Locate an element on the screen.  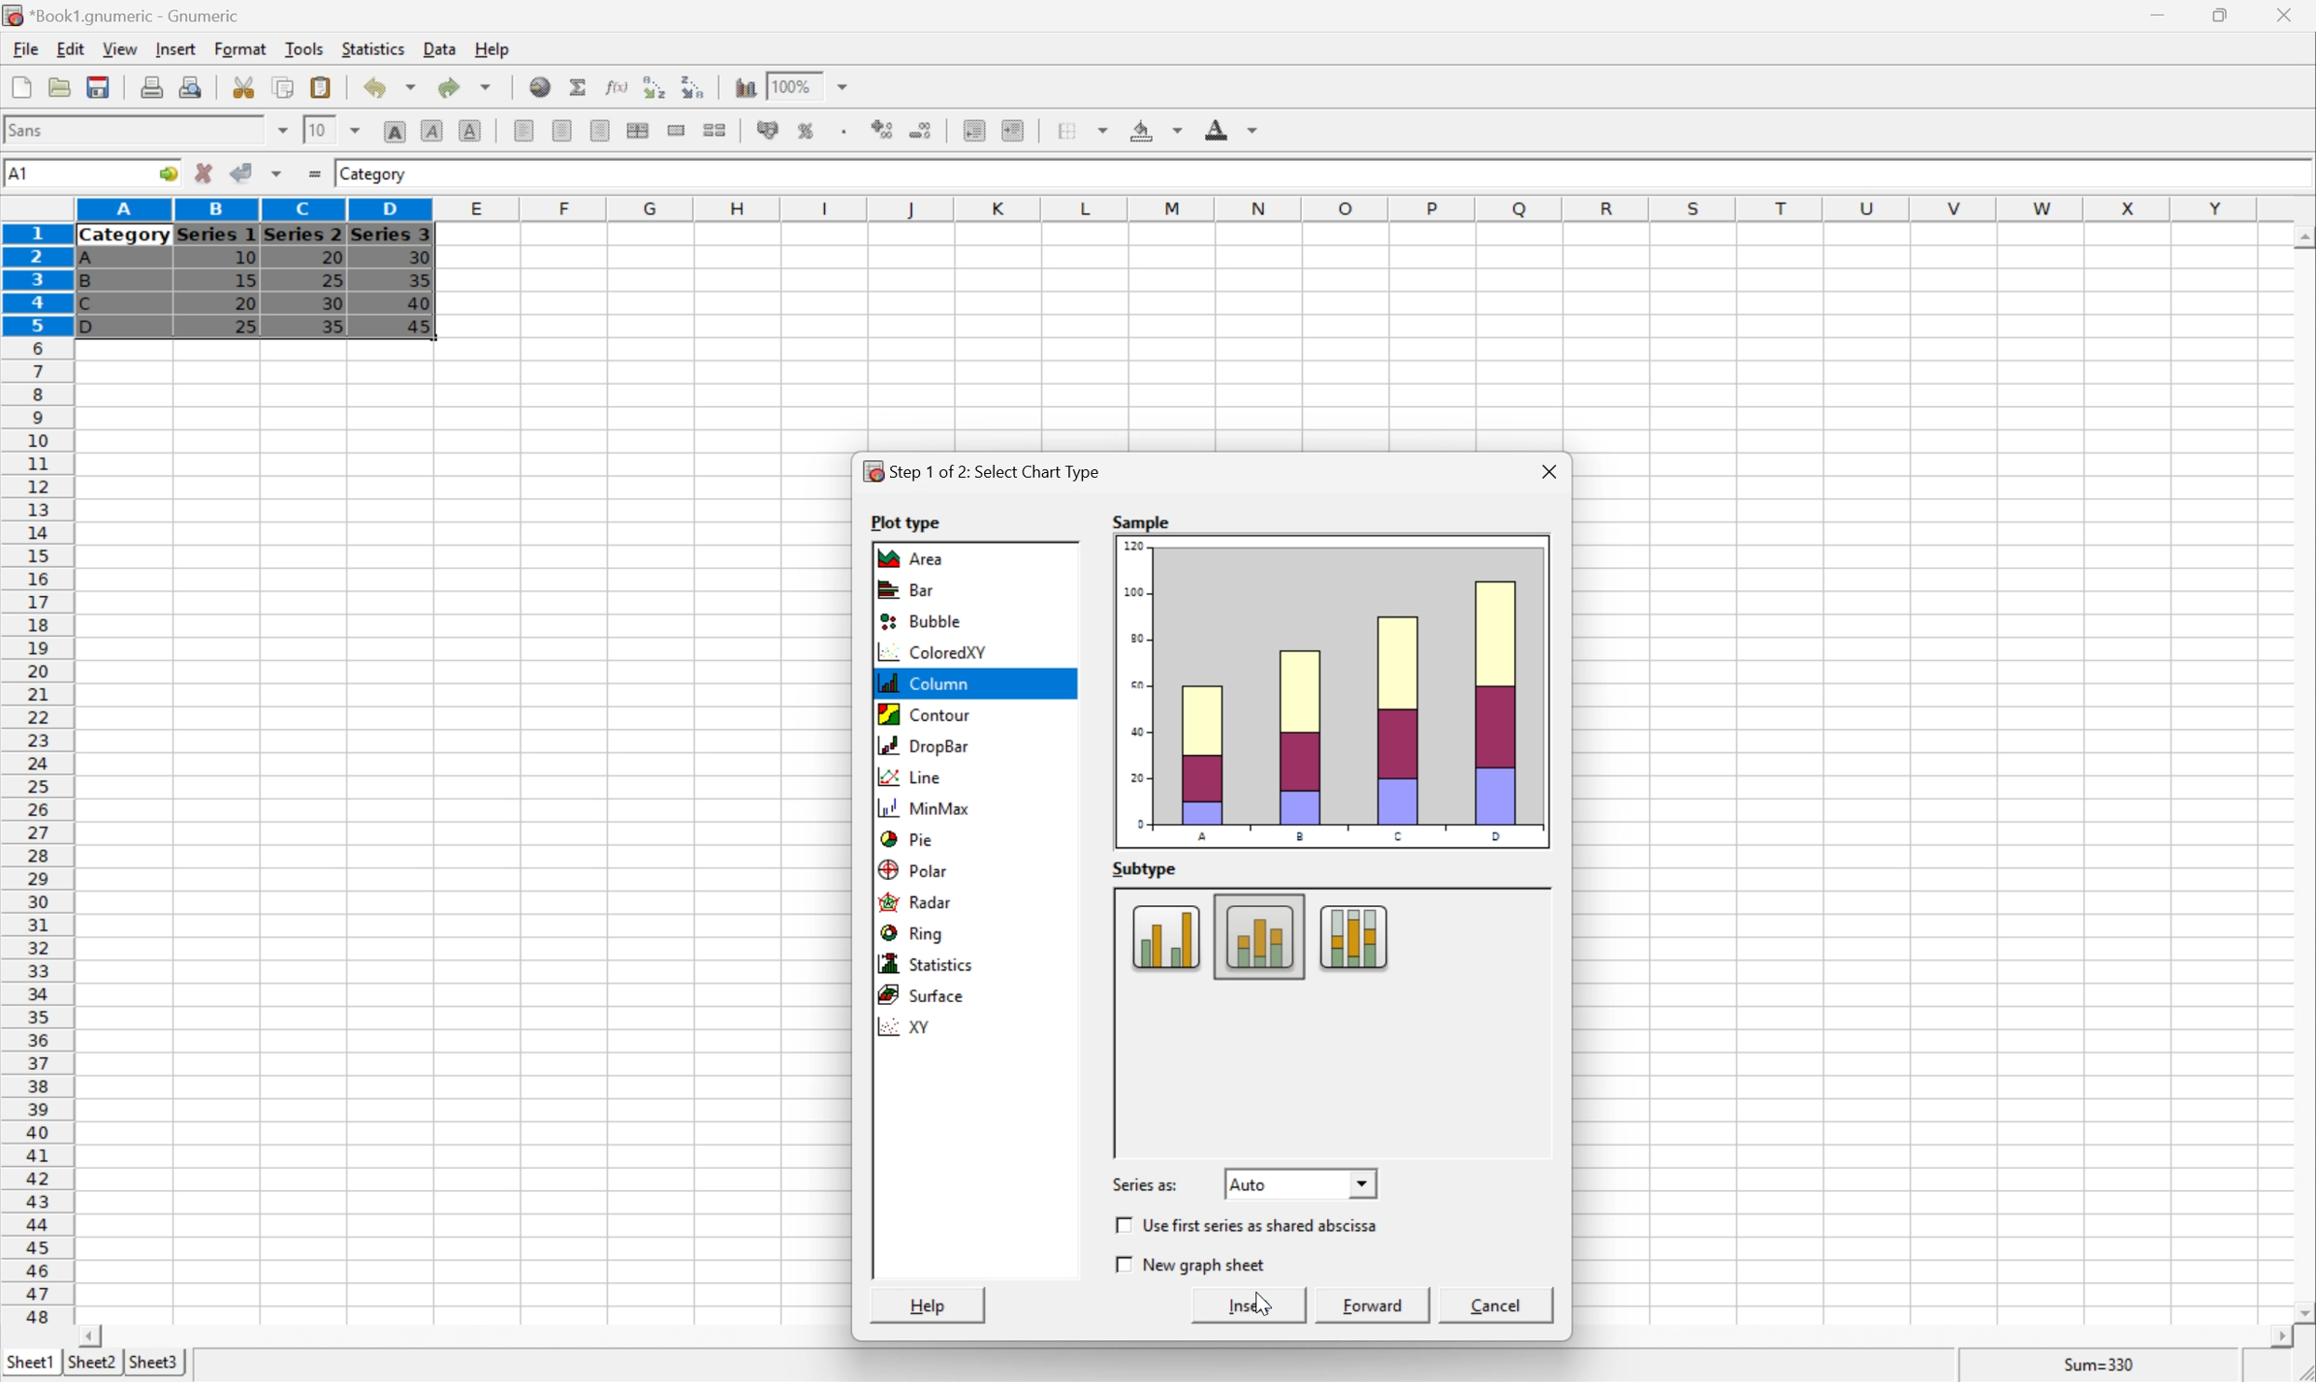
Plot type is located at coordinates (910, 521).